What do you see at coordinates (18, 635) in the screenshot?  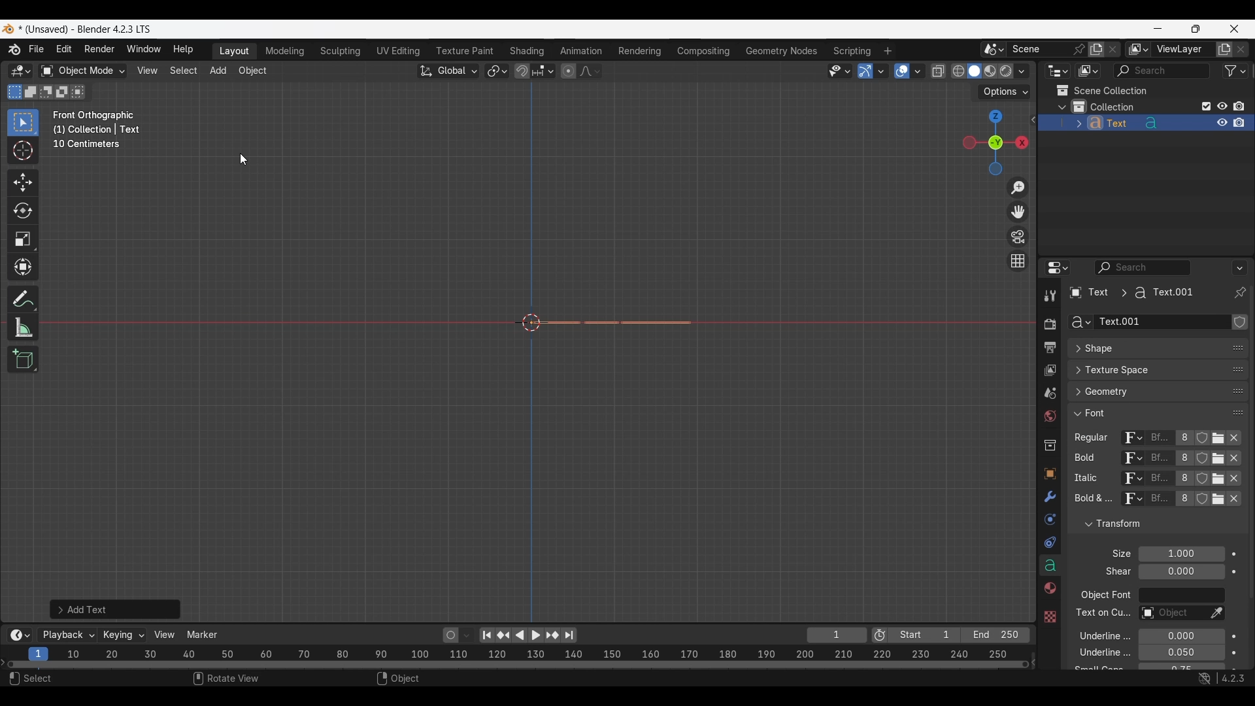 I see `More options` at bounding box center [18, 635].